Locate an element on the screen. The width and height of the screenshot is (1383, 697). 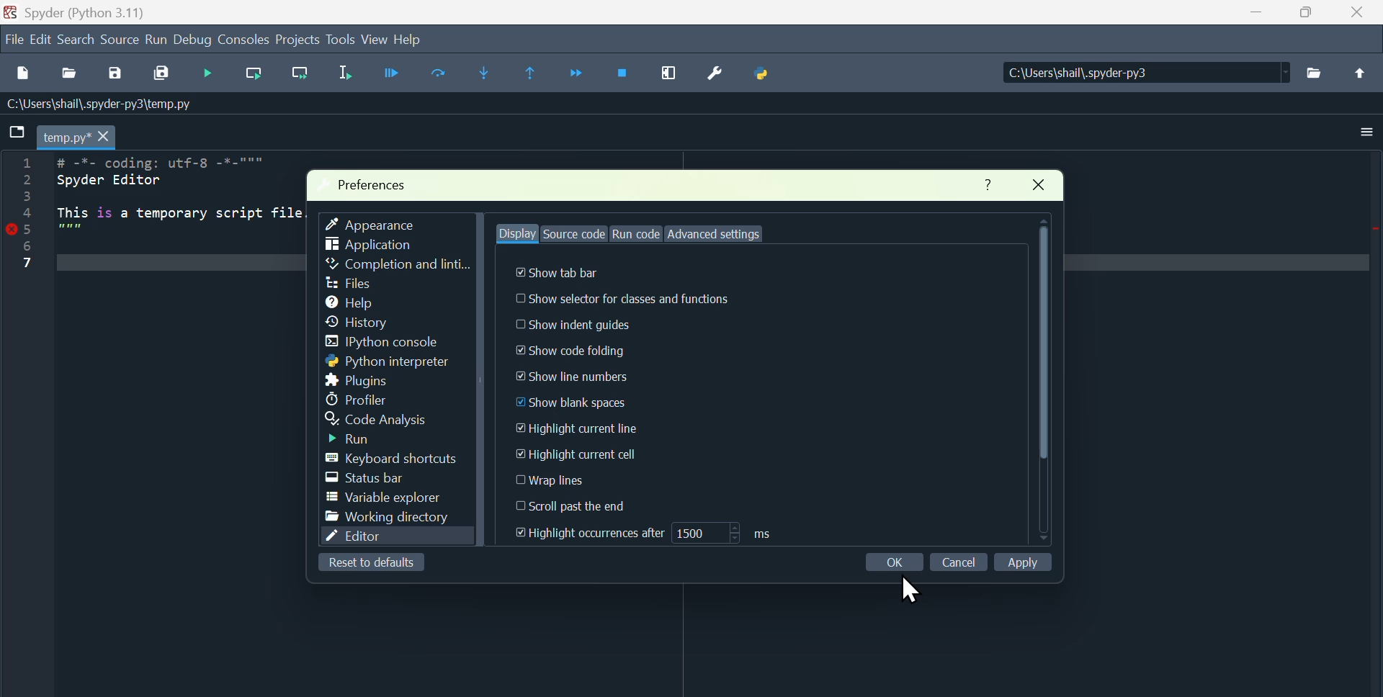
Application is located at coordinates (374, 243).